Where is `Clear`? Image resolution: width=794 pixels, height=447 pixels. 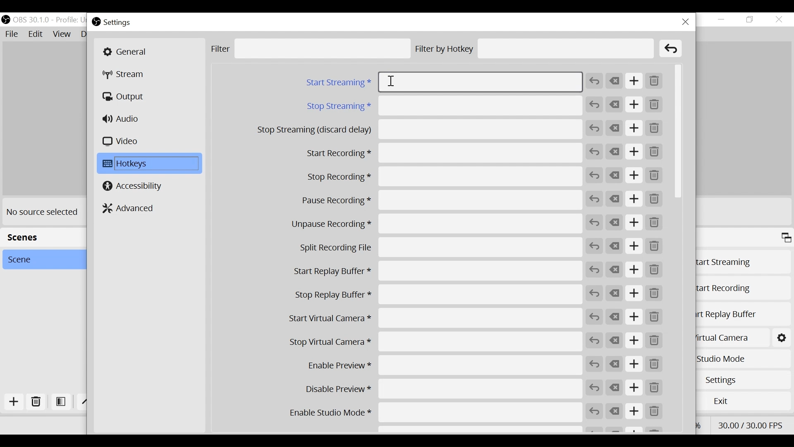 Clear is located at coordinates (614, 245).